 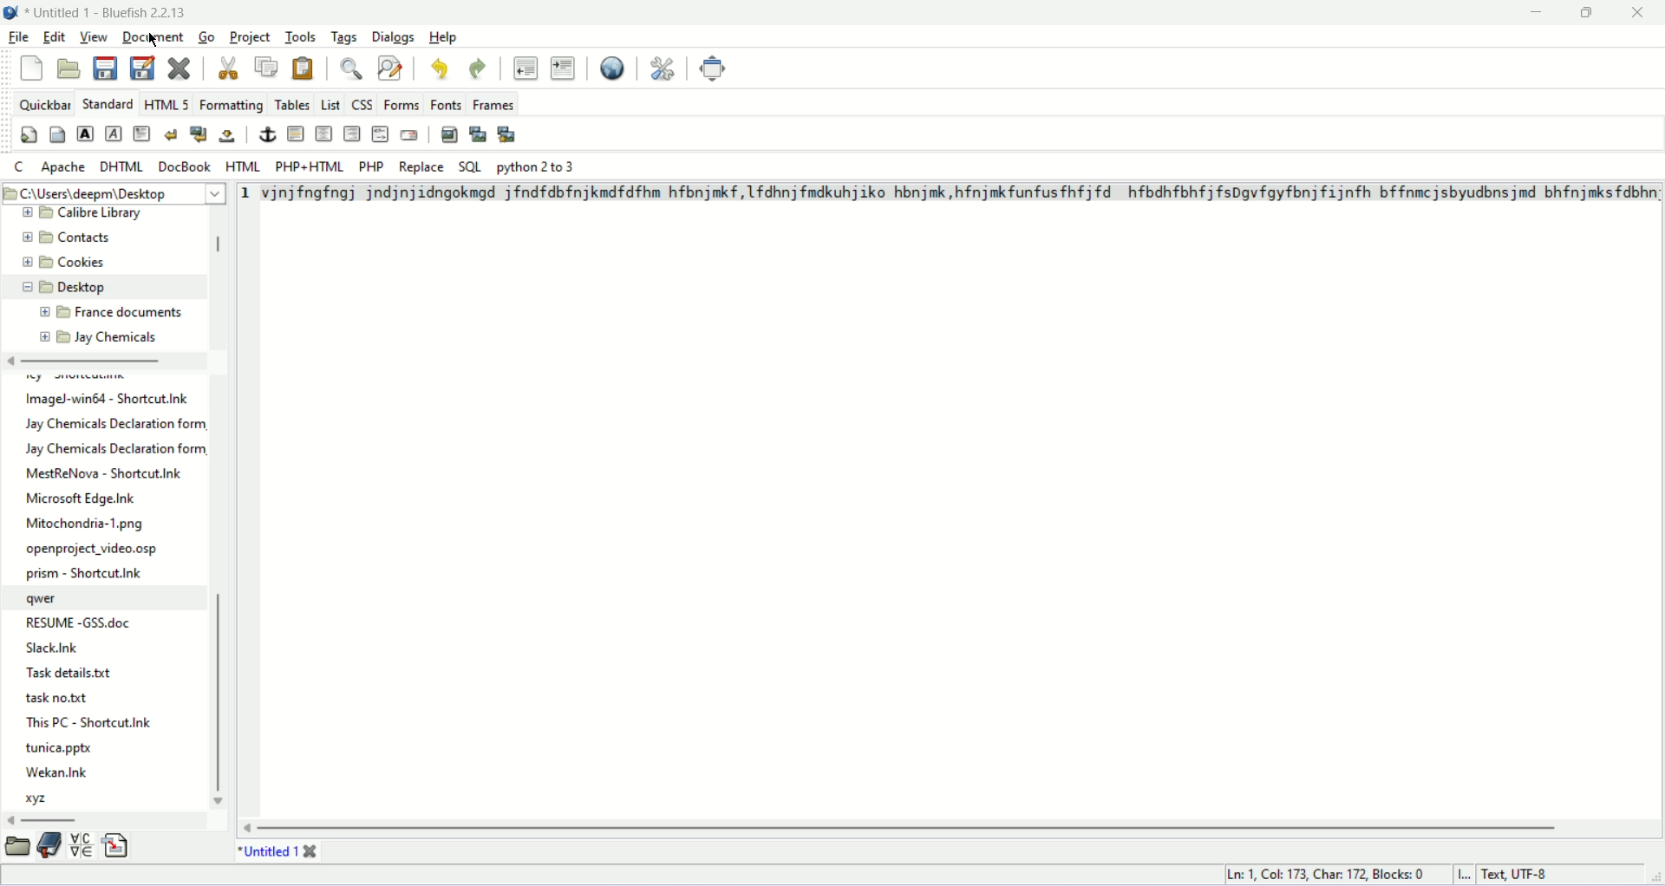 What do you see at coordinates (69, 66) in the screenshot?
I see `open` at bounding box center [69, 66].